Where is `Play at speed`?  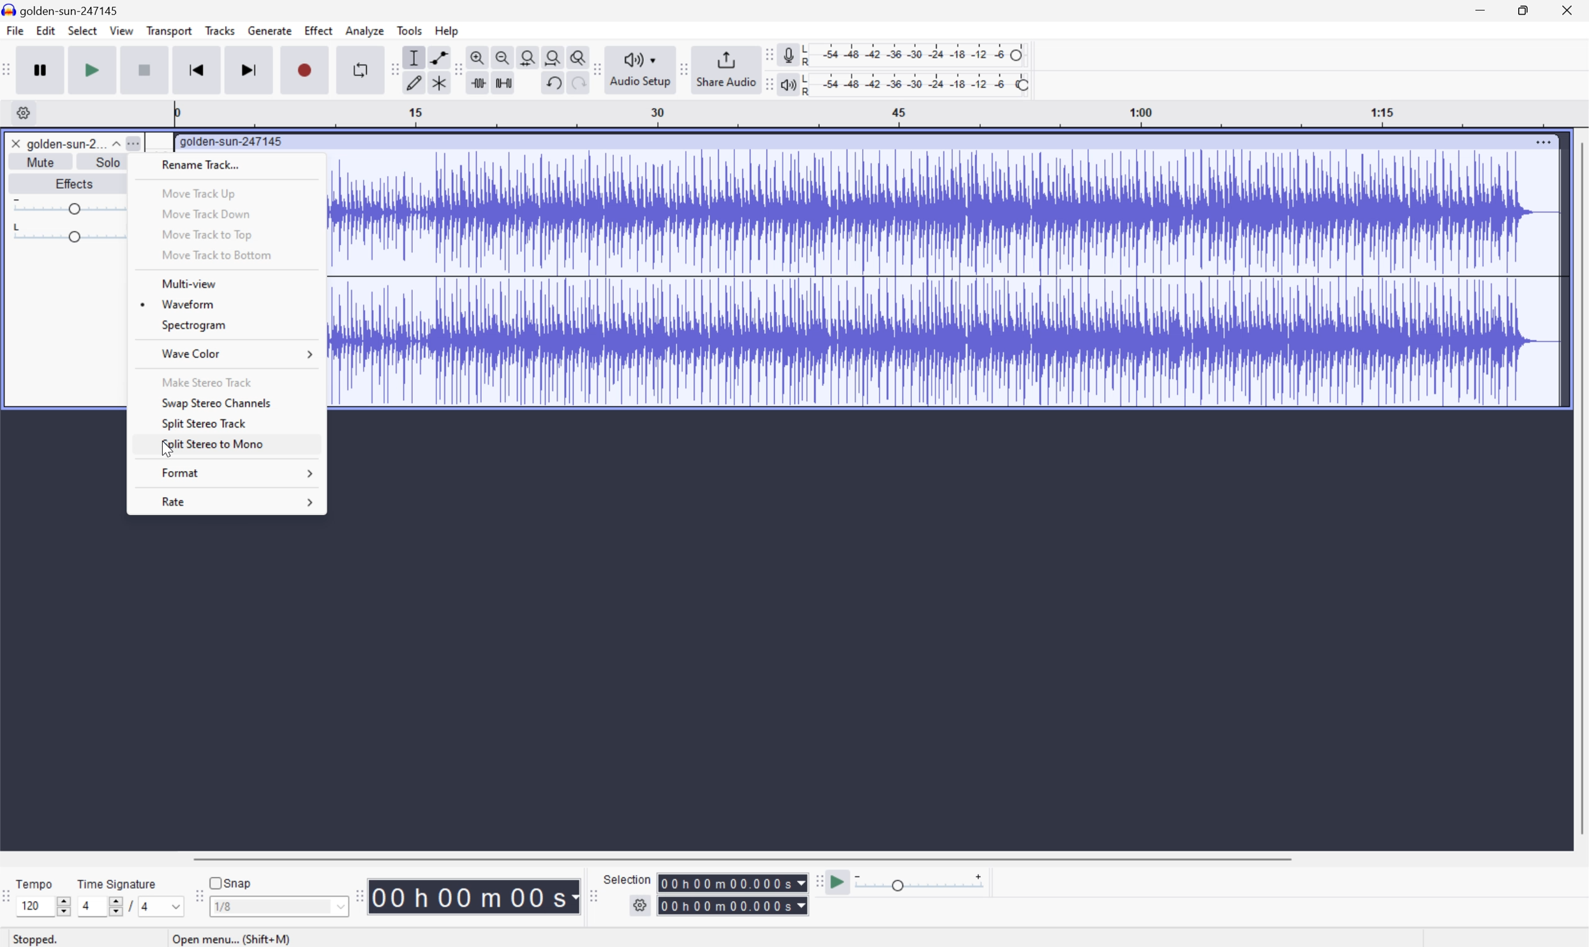
Play at speed is located at coordinates (839, 883).